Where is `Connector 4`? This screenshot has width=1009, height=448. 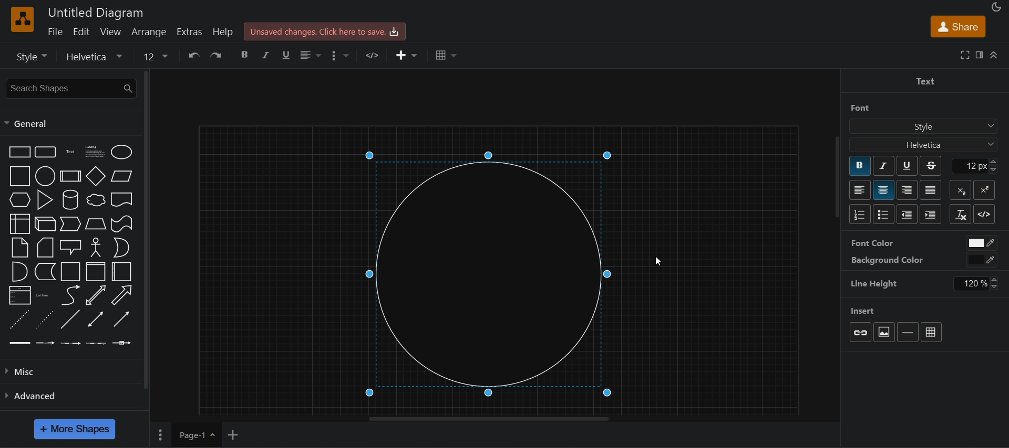 Connector 4 is located at coordinates (95, 343).